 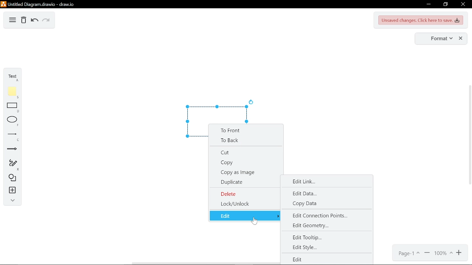 I want to click on edit, so click(x=300, y=258).